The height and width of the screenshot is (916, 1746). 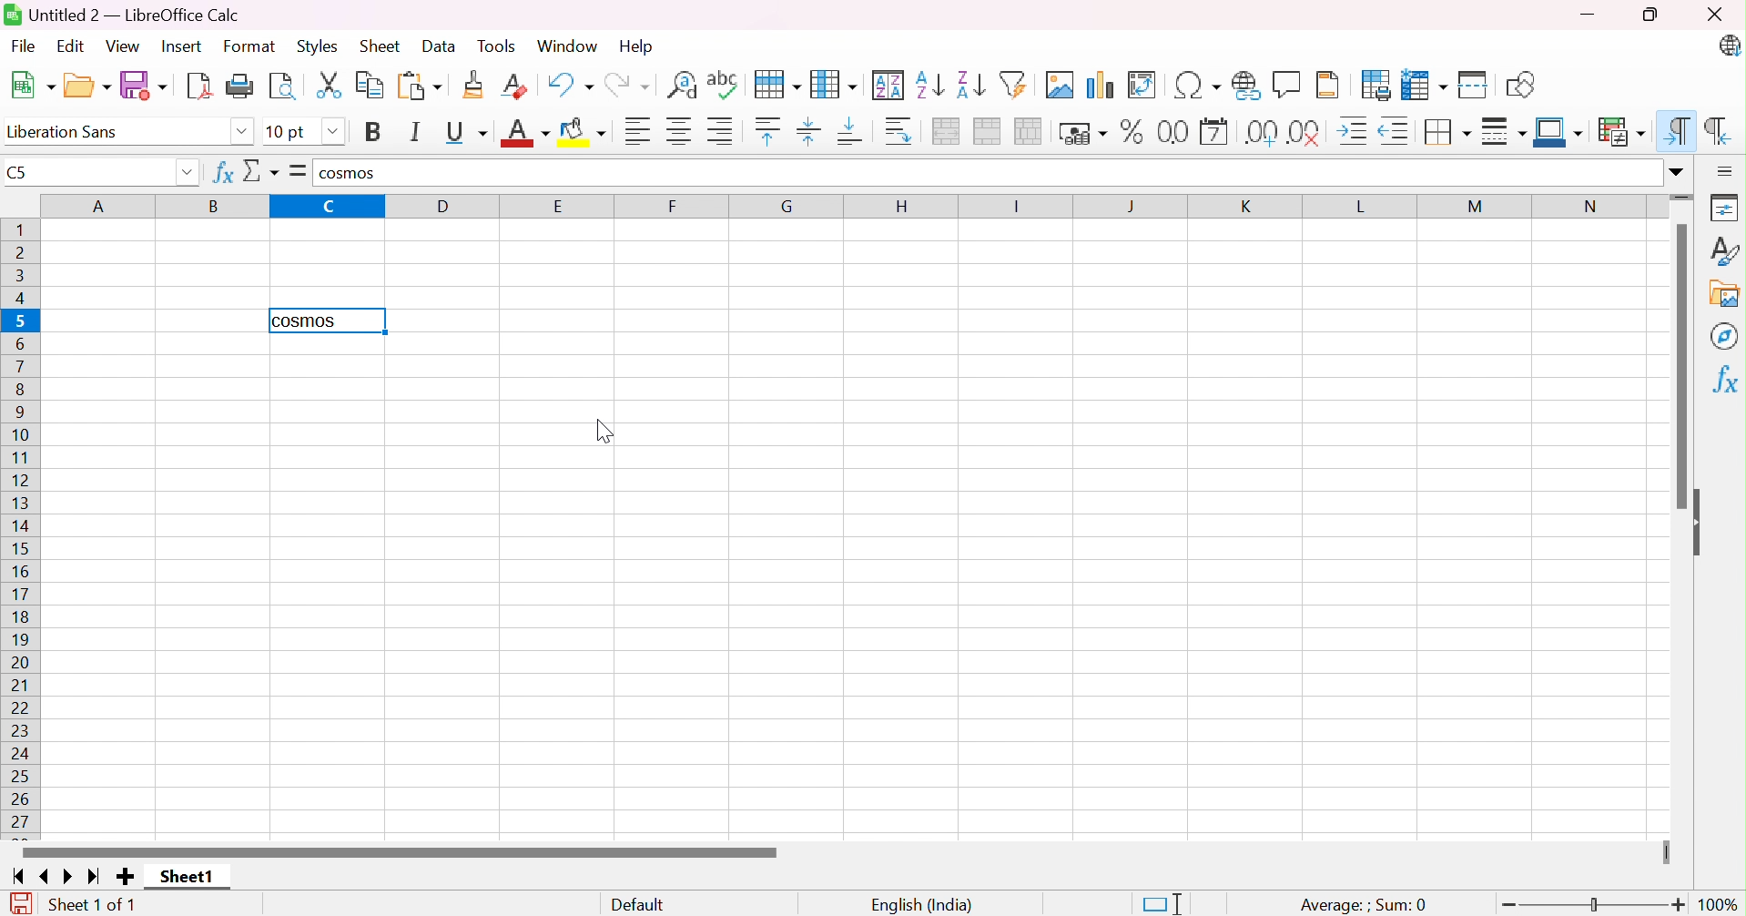 I want to click on Untitled 4 - LibreOffice Calc, so click(x=123, y=15).